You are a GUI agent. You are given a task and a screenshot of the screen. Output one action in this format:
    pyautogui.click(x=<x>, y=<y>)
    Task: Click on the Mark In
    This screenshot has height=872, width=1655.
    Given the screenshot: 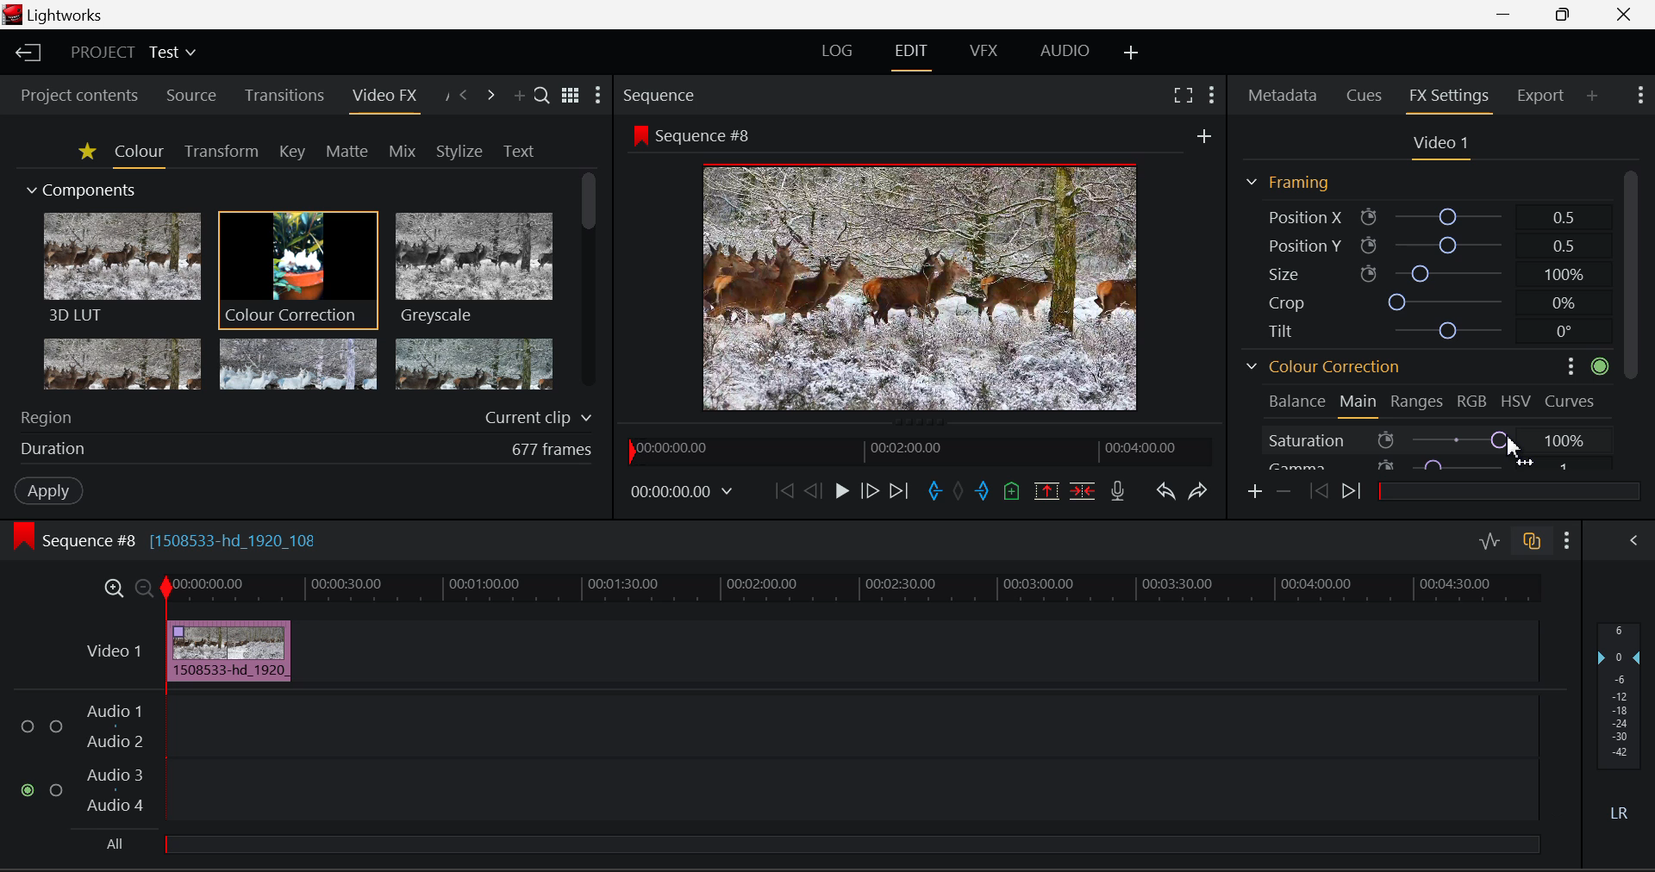 What is the action you would take?
    pyautogui.click(x=934, y=494)
    